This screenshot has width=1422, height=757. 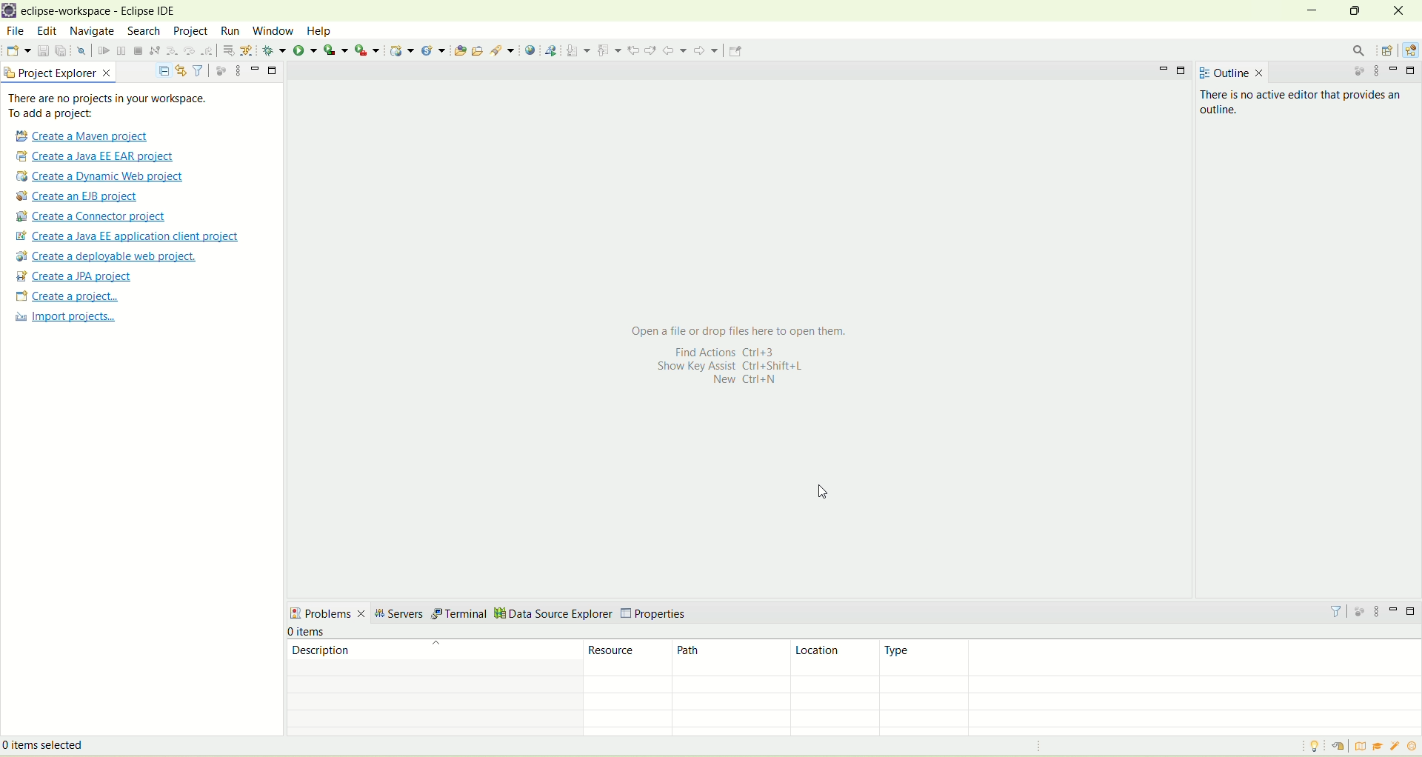 What do you see at coordinates (364, 50) in the screenshot?
I see `run` at bounding box center [364, 50].